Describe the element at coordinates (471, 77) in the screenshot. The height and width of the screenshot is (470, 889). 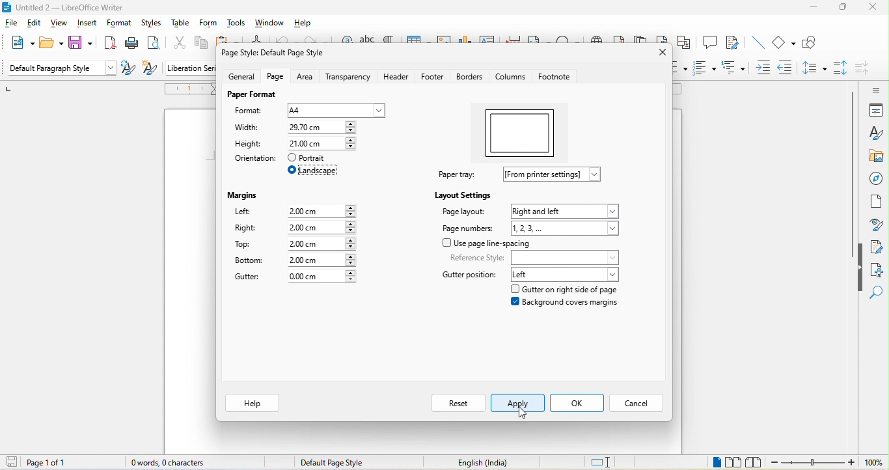
I see `borders` at that location.